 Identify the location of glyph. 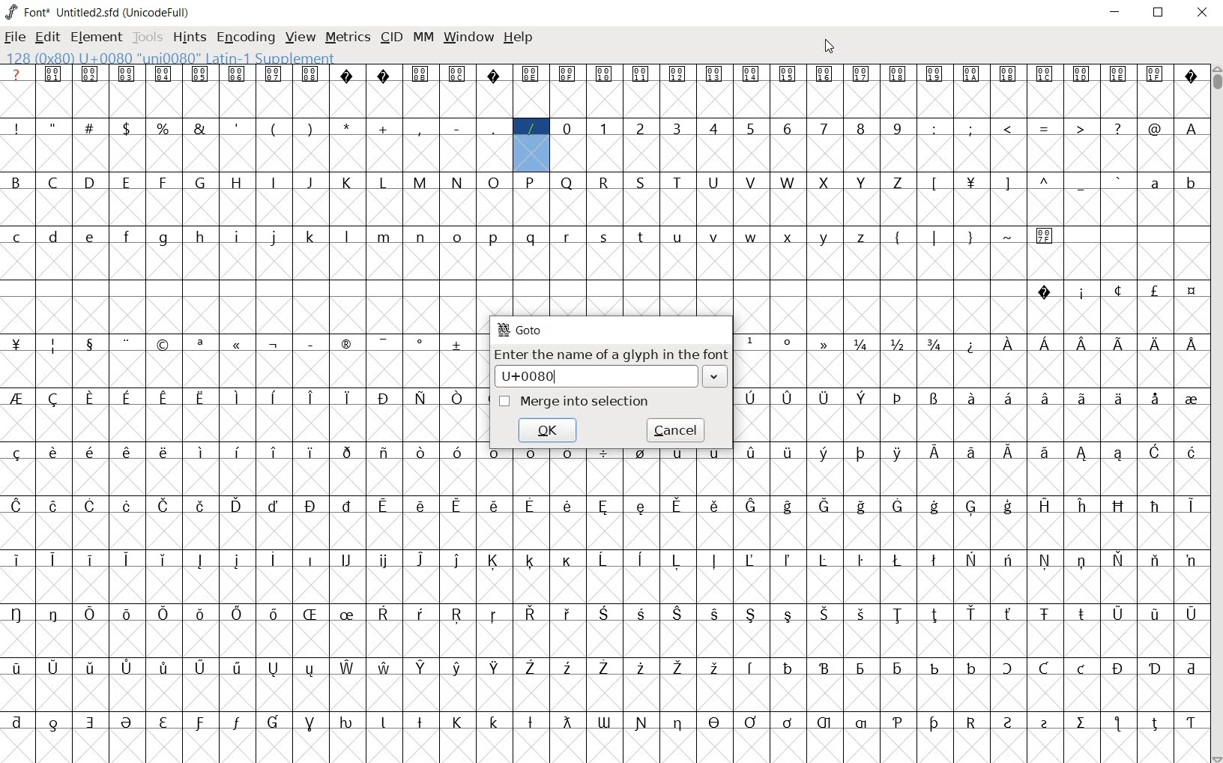
(788, 723).